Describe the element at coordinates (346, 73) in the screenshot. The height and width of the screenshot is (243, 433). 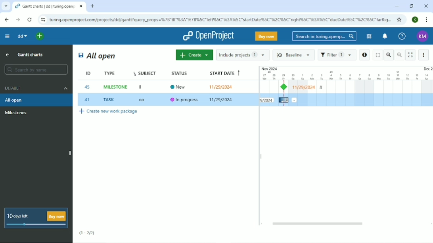
I see `Duration` at that location.